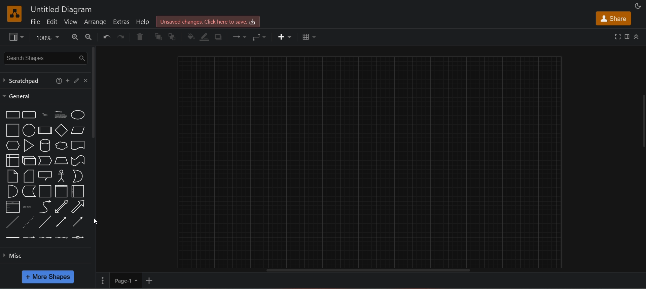 This screenshot has width=646, height=289. What do you see at coordinates (122, 37) in the screenshot?
I see `redo` at bounding box center [122, 37].